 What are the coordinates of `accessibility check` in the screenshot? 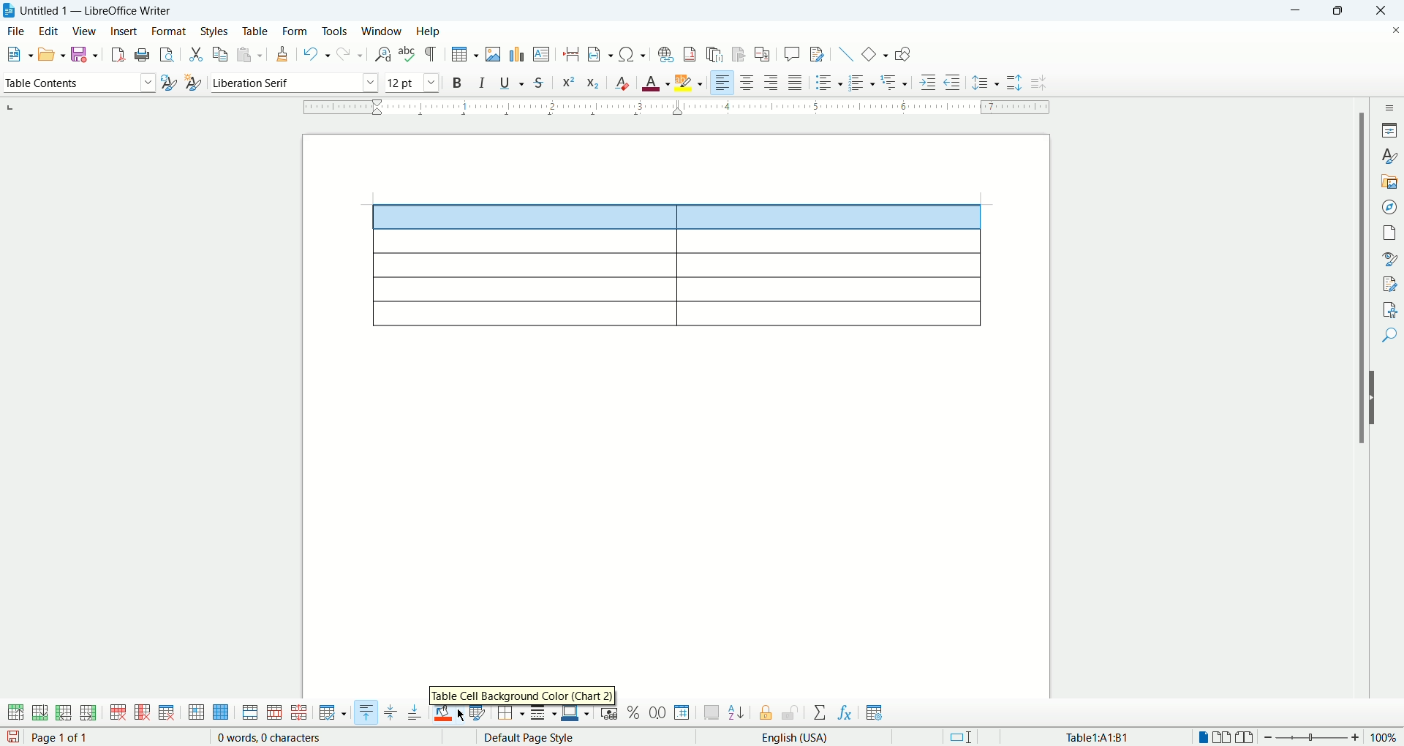 It's located at (1390, 309).